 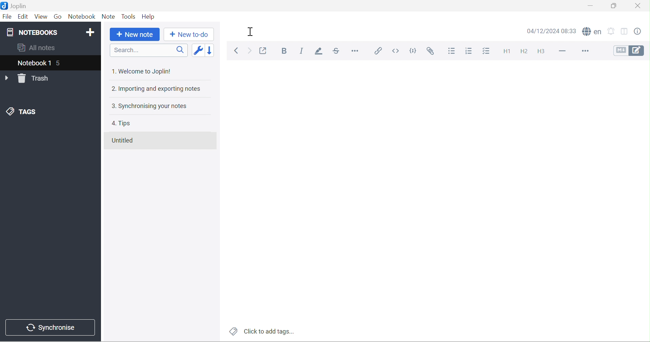 I want to click on Toggle external editing, so click(x=263, y=50).